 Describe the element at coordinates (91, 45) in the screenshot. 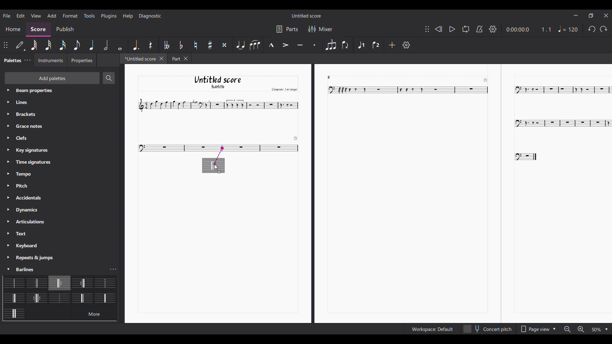

I see `Quarter note` at that location.